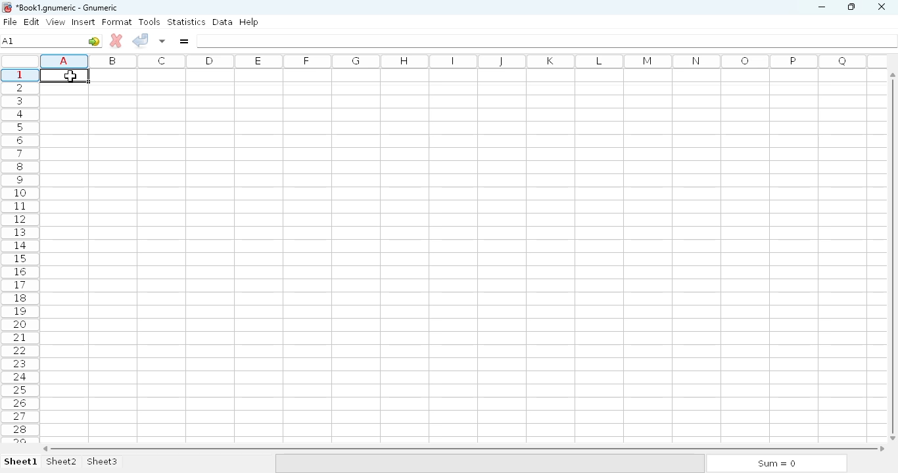  I want to click on statistics, so click(186, 21).